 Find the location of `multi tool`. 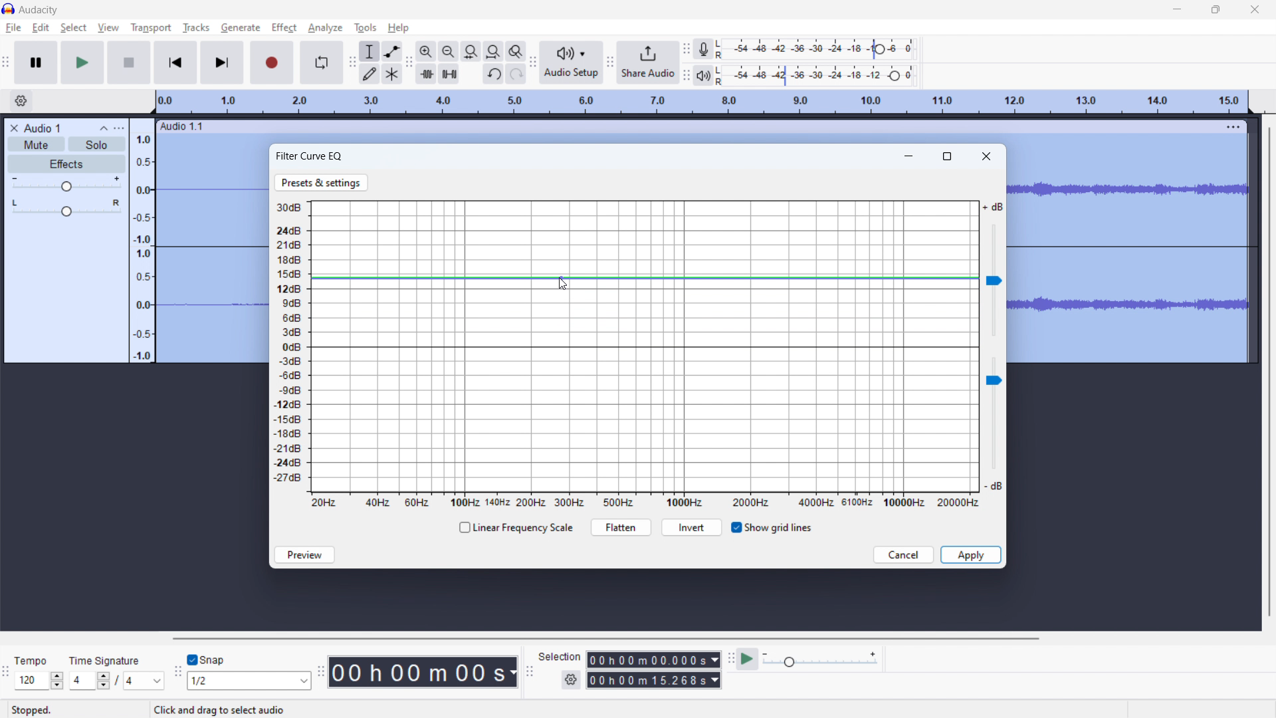

multi tool is located at coordinates (392, 73).